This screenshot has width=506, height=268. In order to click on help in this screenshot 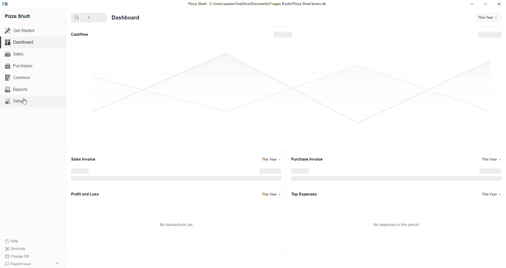, I will do `click(17, 241)`.